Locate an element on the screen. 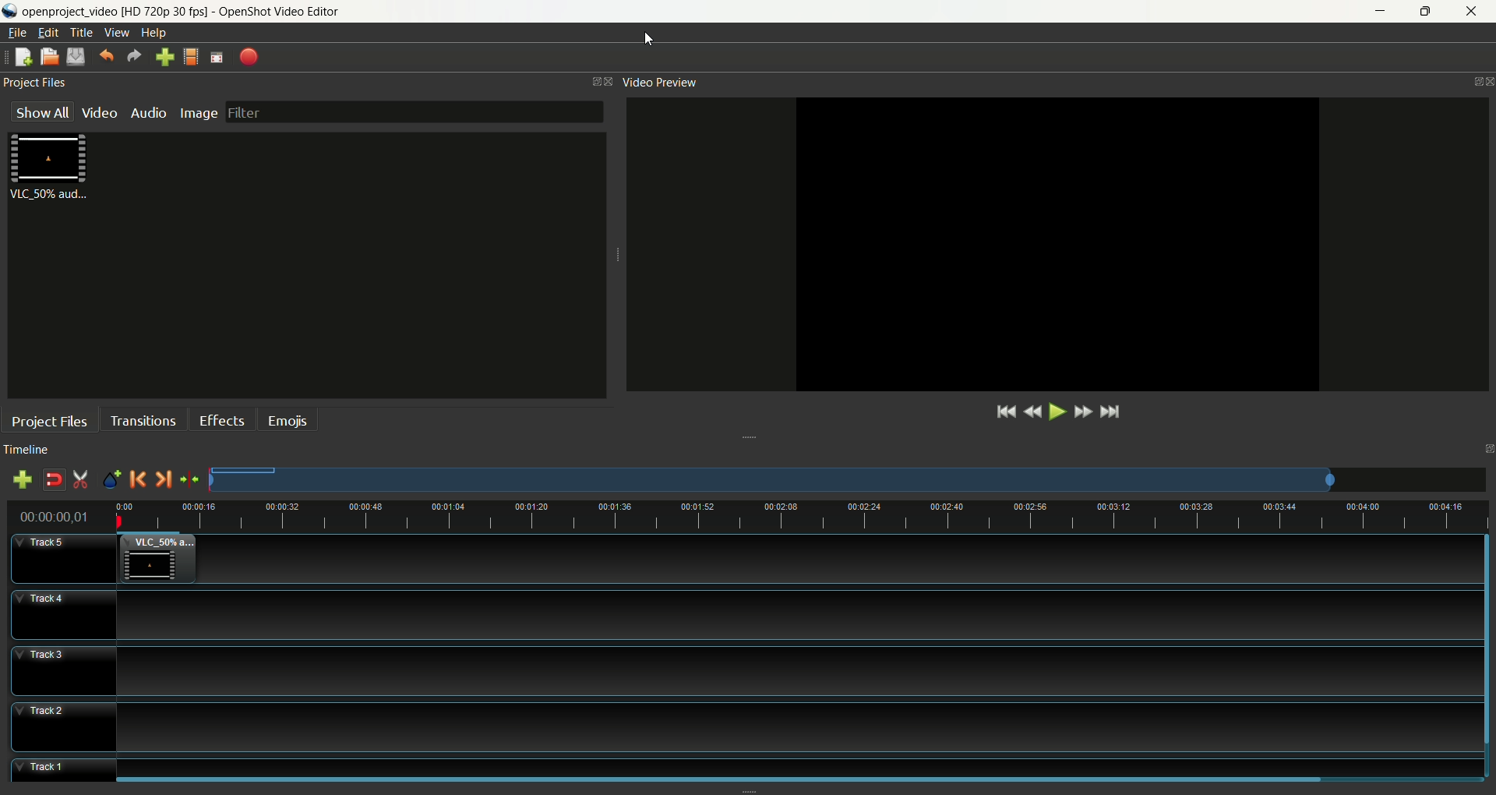  track 1 is located at coordinates (46, 773).